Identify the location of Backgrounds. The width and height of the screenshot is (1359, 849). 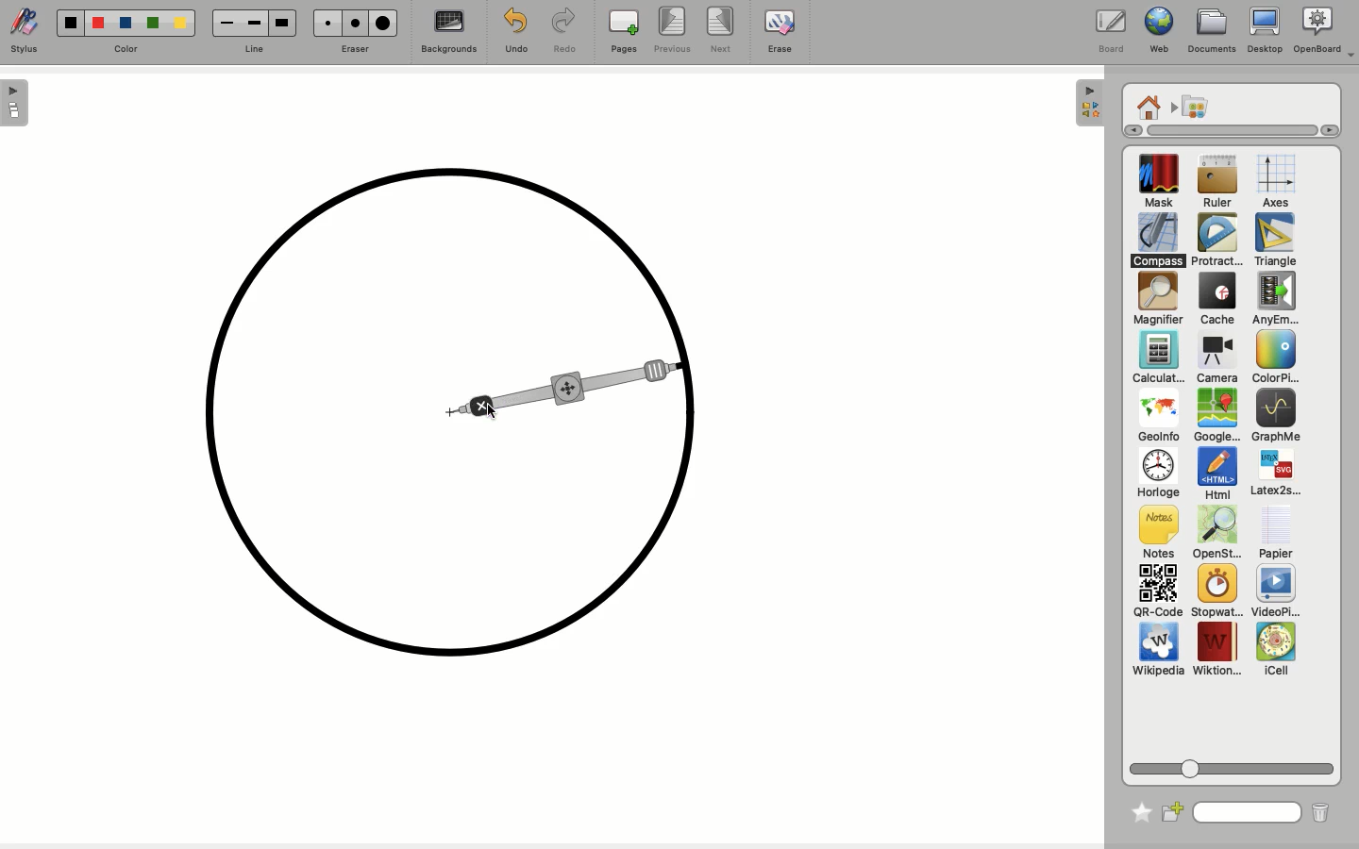
(446, 34).